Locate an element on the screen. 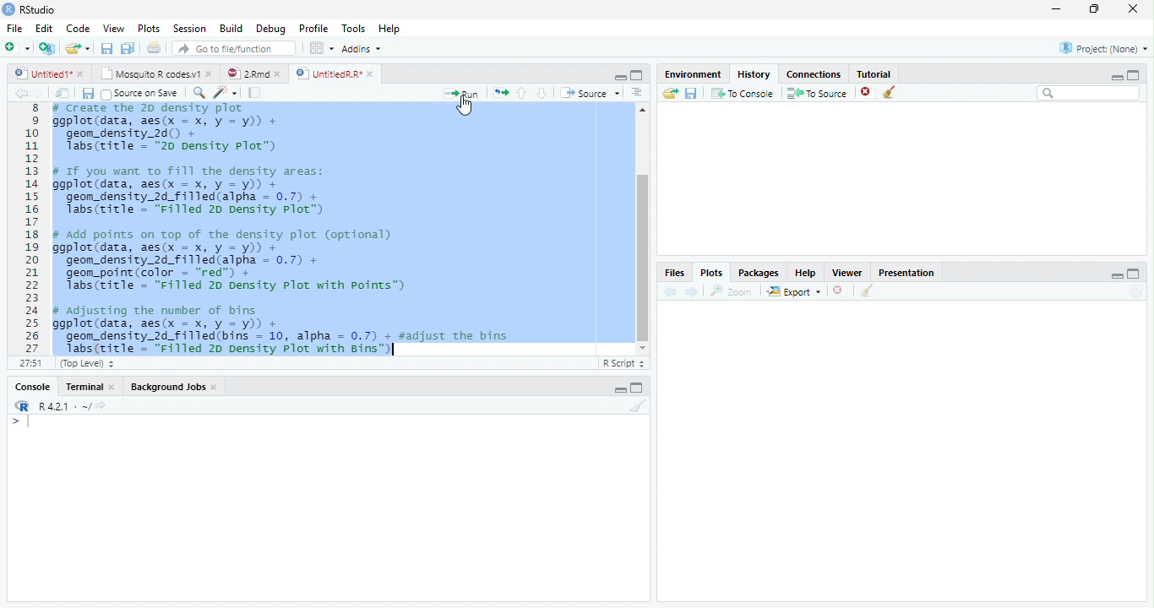 The image size is (1154, 608). save all open document is located at coordinates (128, 47).